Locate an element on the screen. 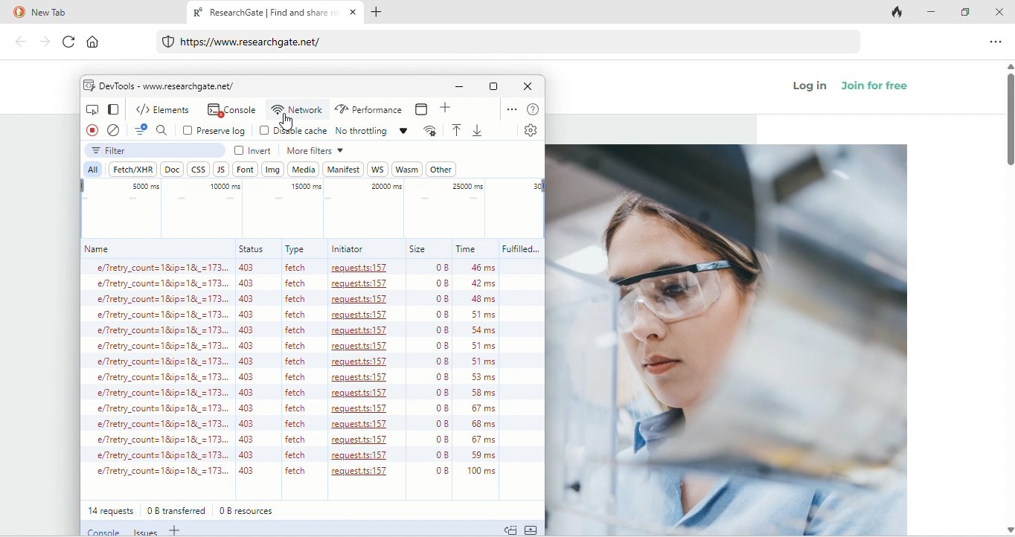  reload is located at coordinates (65, 42).